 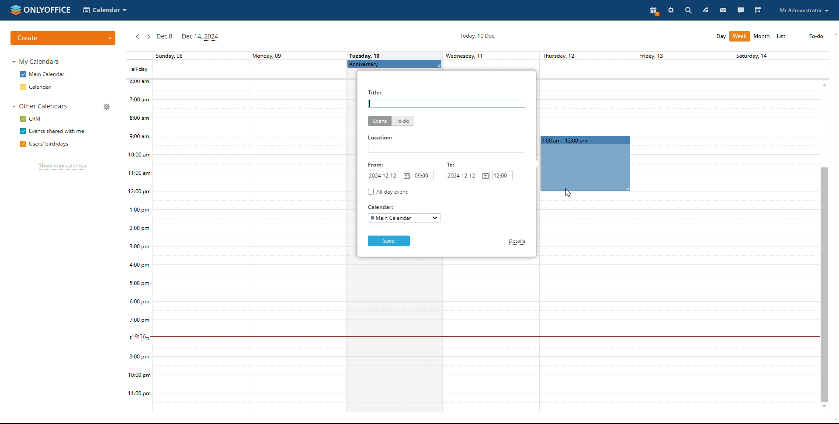 What do you see at coordinates (188, 38) in the screenshot?
I see `current week` at bounding box center [188, 38].